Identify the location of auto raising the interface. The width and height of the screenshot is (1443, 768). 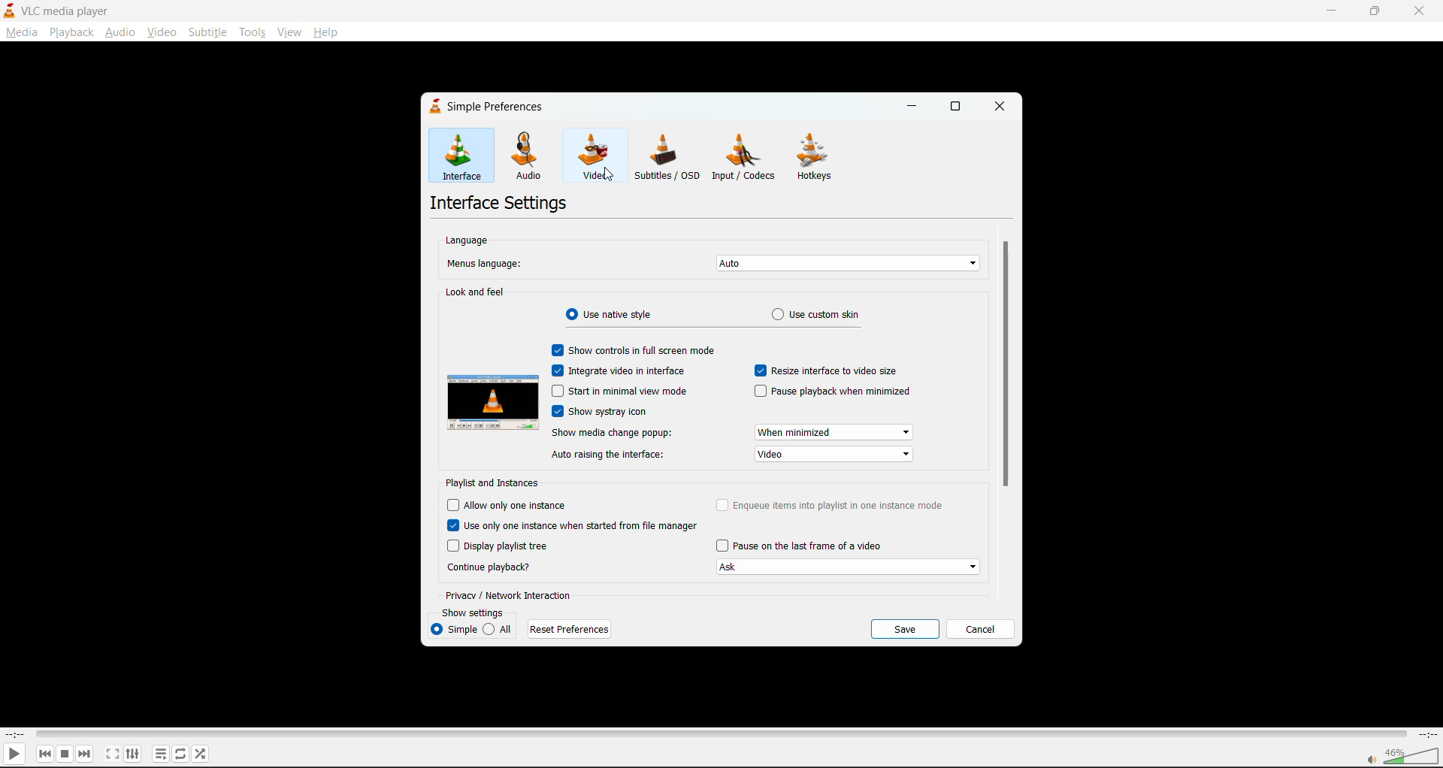
(732, 455).